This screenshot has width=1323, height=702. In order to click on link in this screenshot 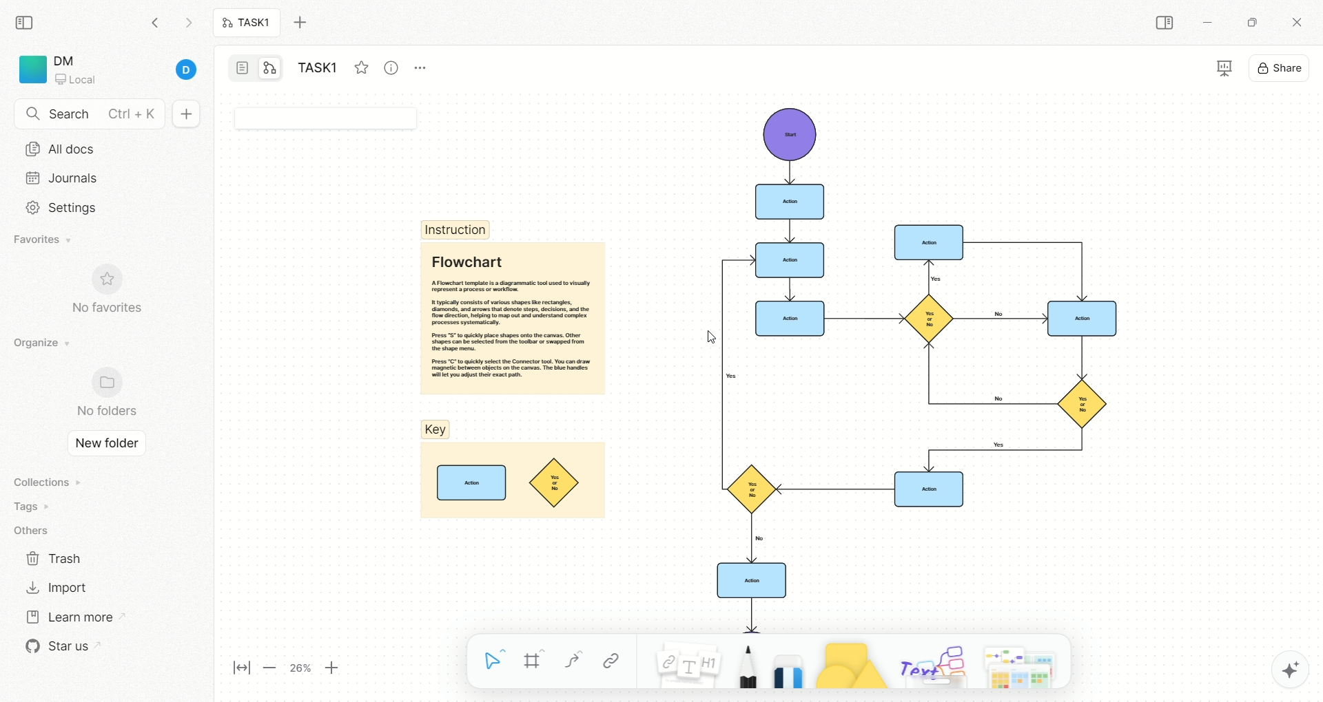, I will do `click(611, 661)`.